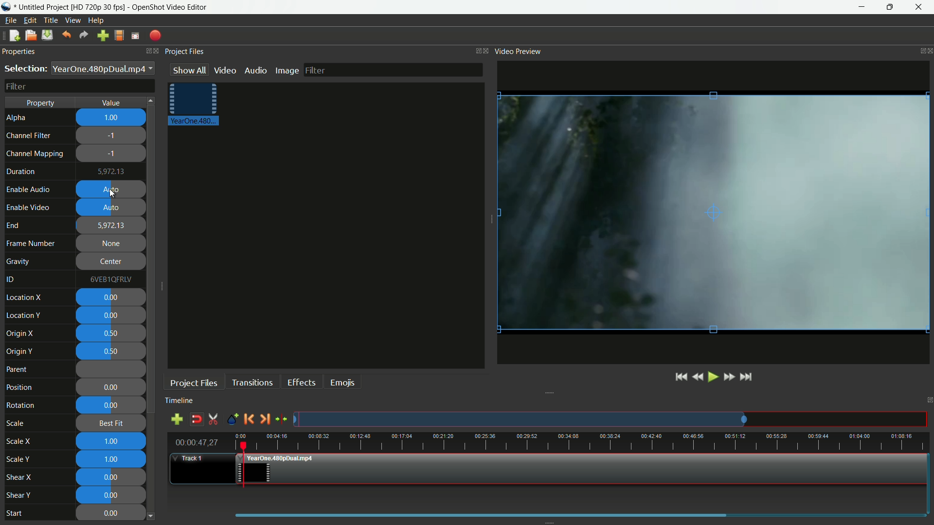  What do you see at coordinates (11, 20) in the screenshot?
I see `file menu` at bounding box center [11, 20].